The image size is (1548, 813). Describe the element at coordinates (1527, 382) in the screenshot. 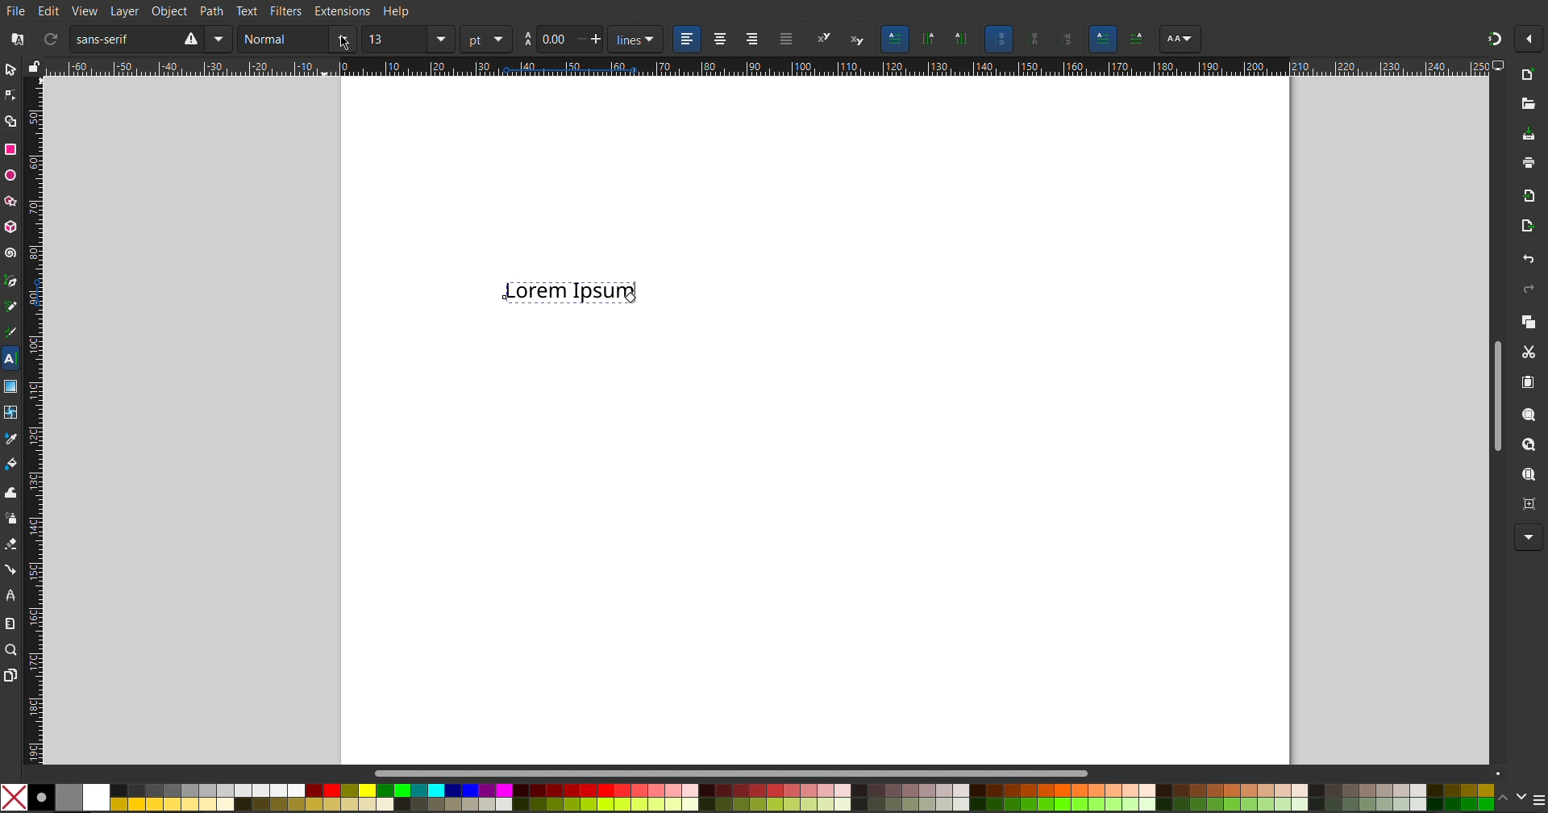

I see `Paste` at that location.